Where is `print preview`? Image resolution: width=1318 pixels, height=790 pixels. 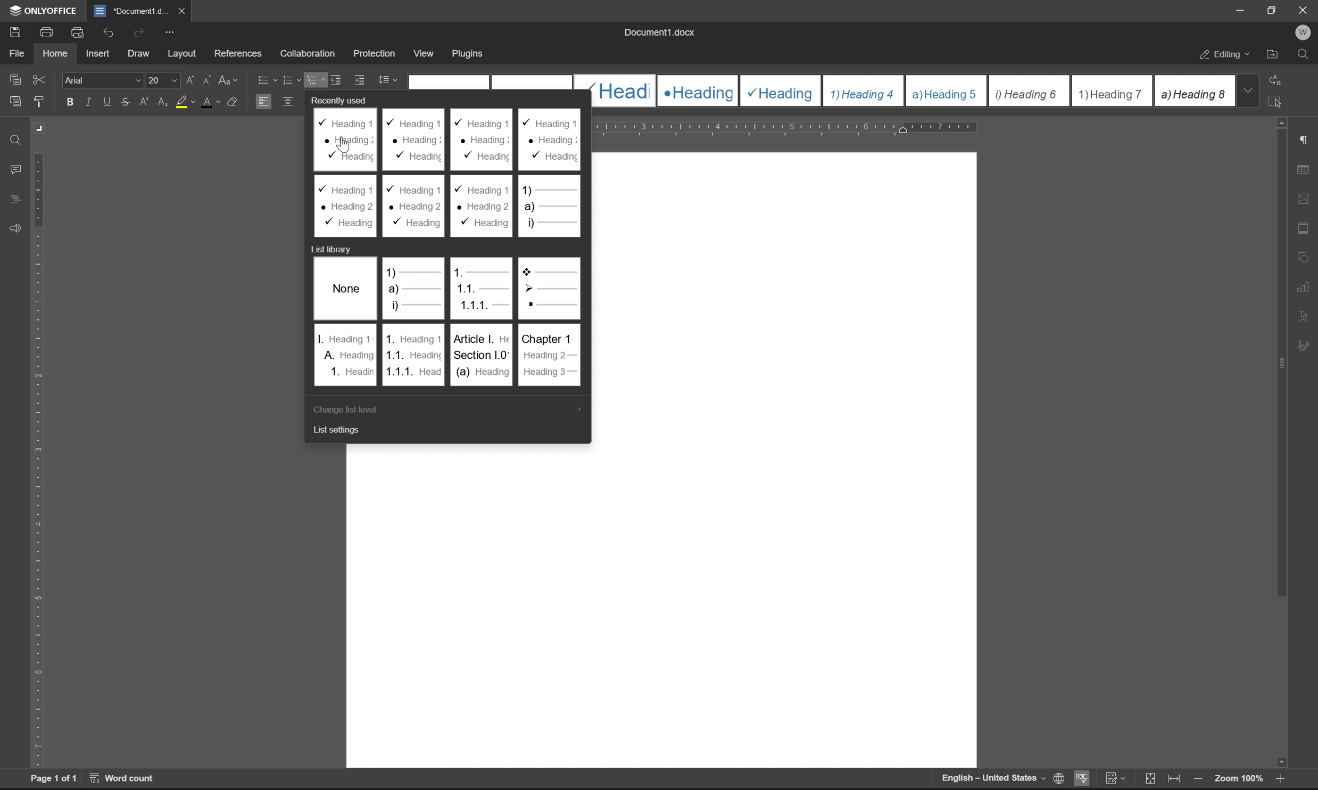 print preview is located at coordinates (79, 32).